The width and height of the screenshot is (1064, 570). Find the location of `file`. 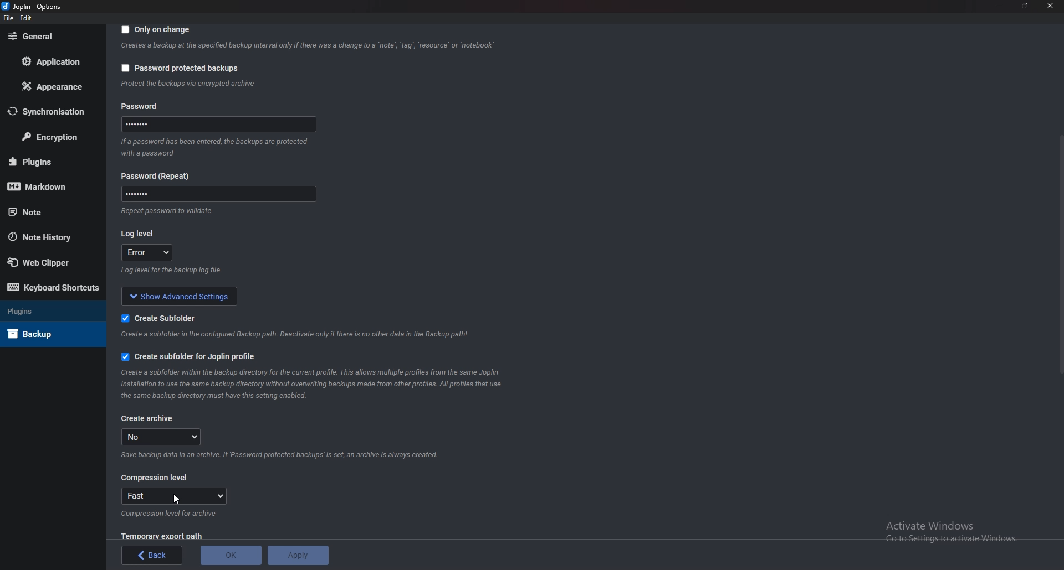

file is located at coordinates (8, 19).